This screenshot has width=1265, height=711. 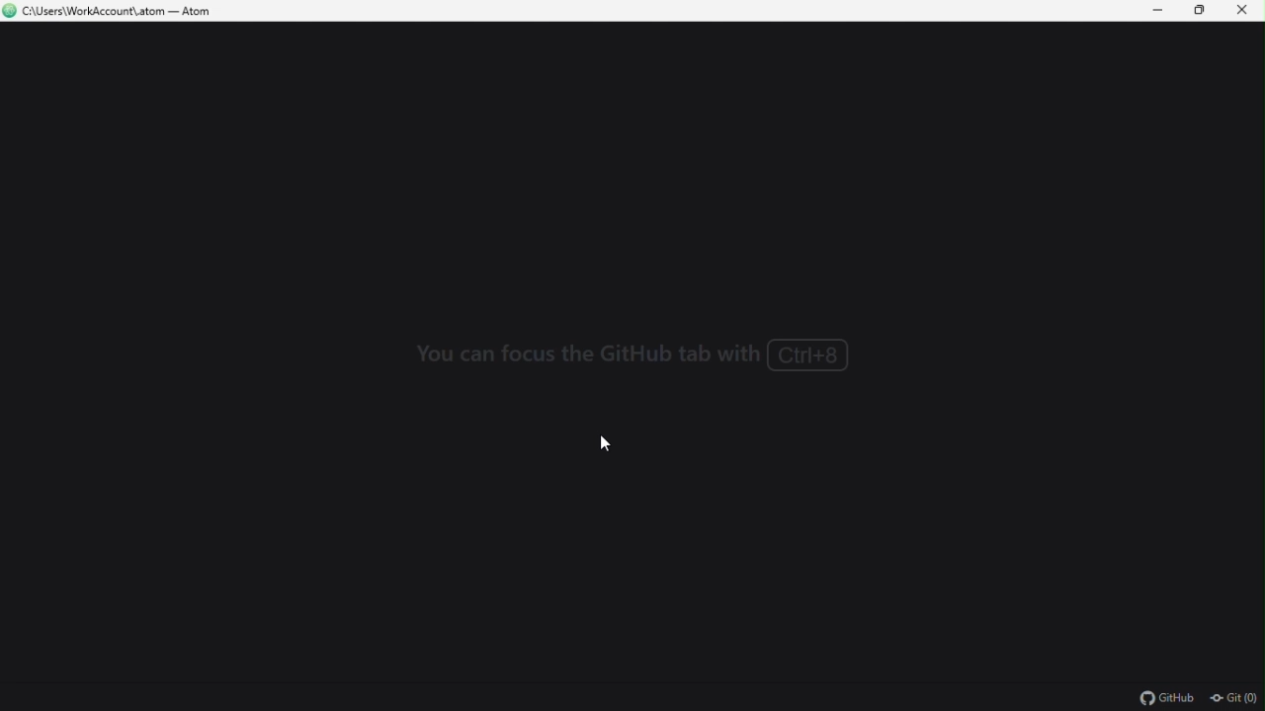 I want to click on restore, so click(x=1201, y=11).